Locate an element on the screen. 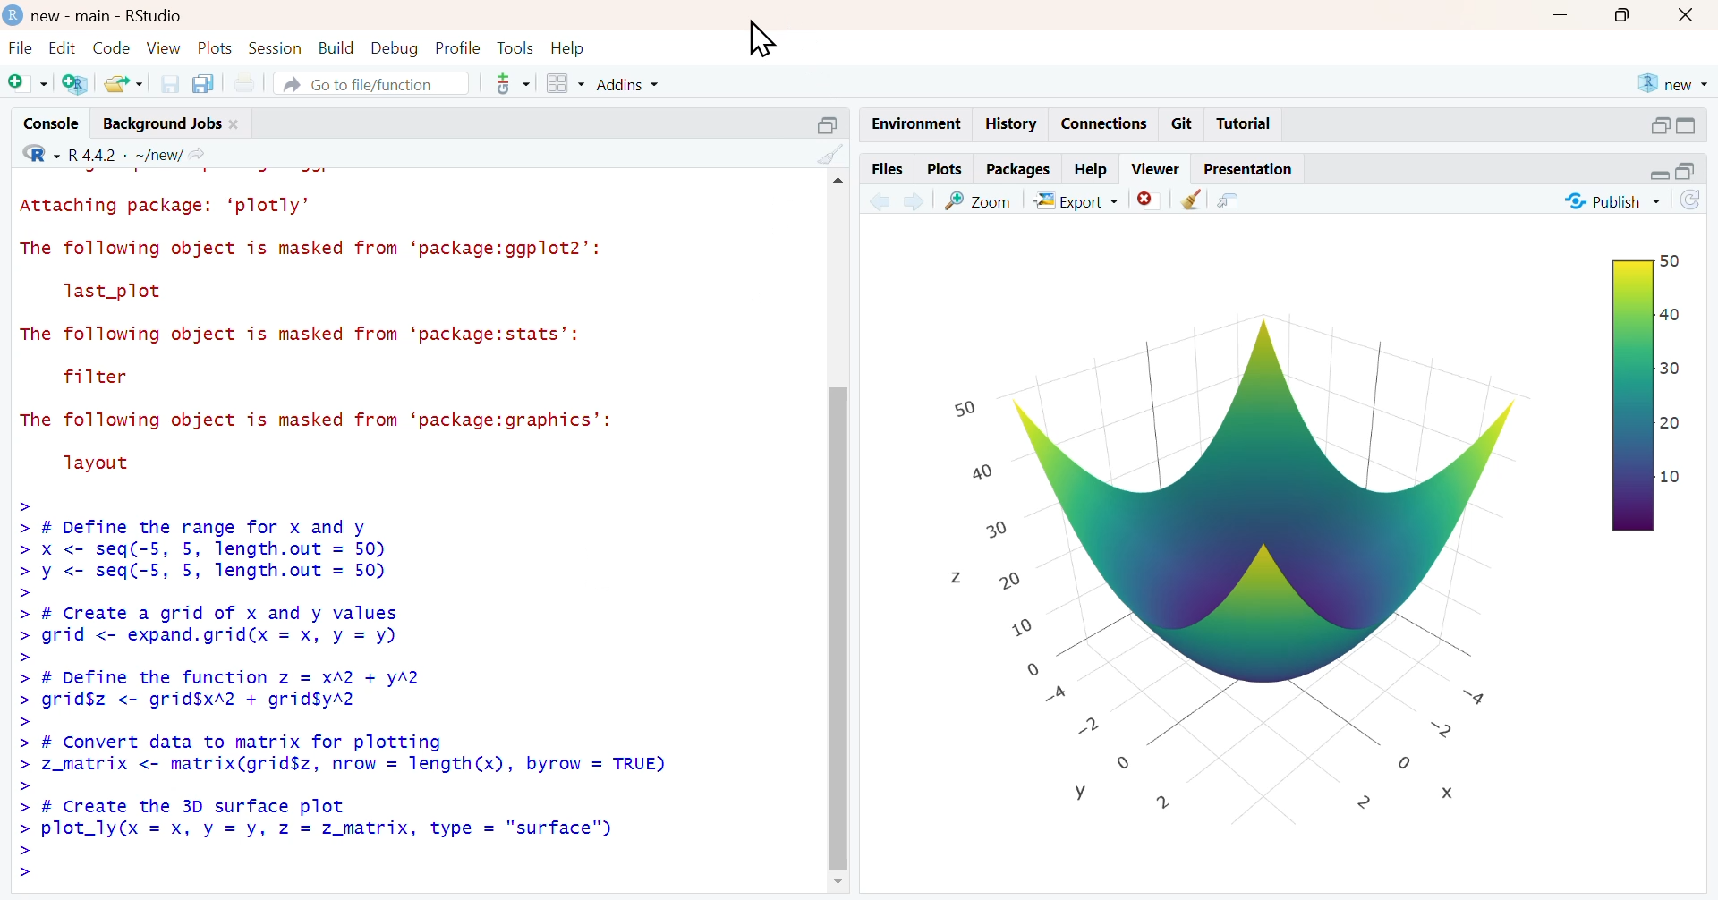 This screenshot has height=900, width=1718. layout is located at coordinates (104, 464).